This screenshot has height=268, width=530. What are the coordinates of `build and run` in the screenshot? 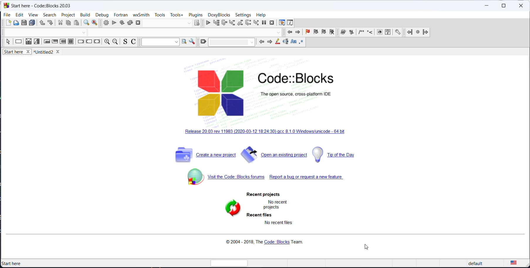 It's located at (122, 22).